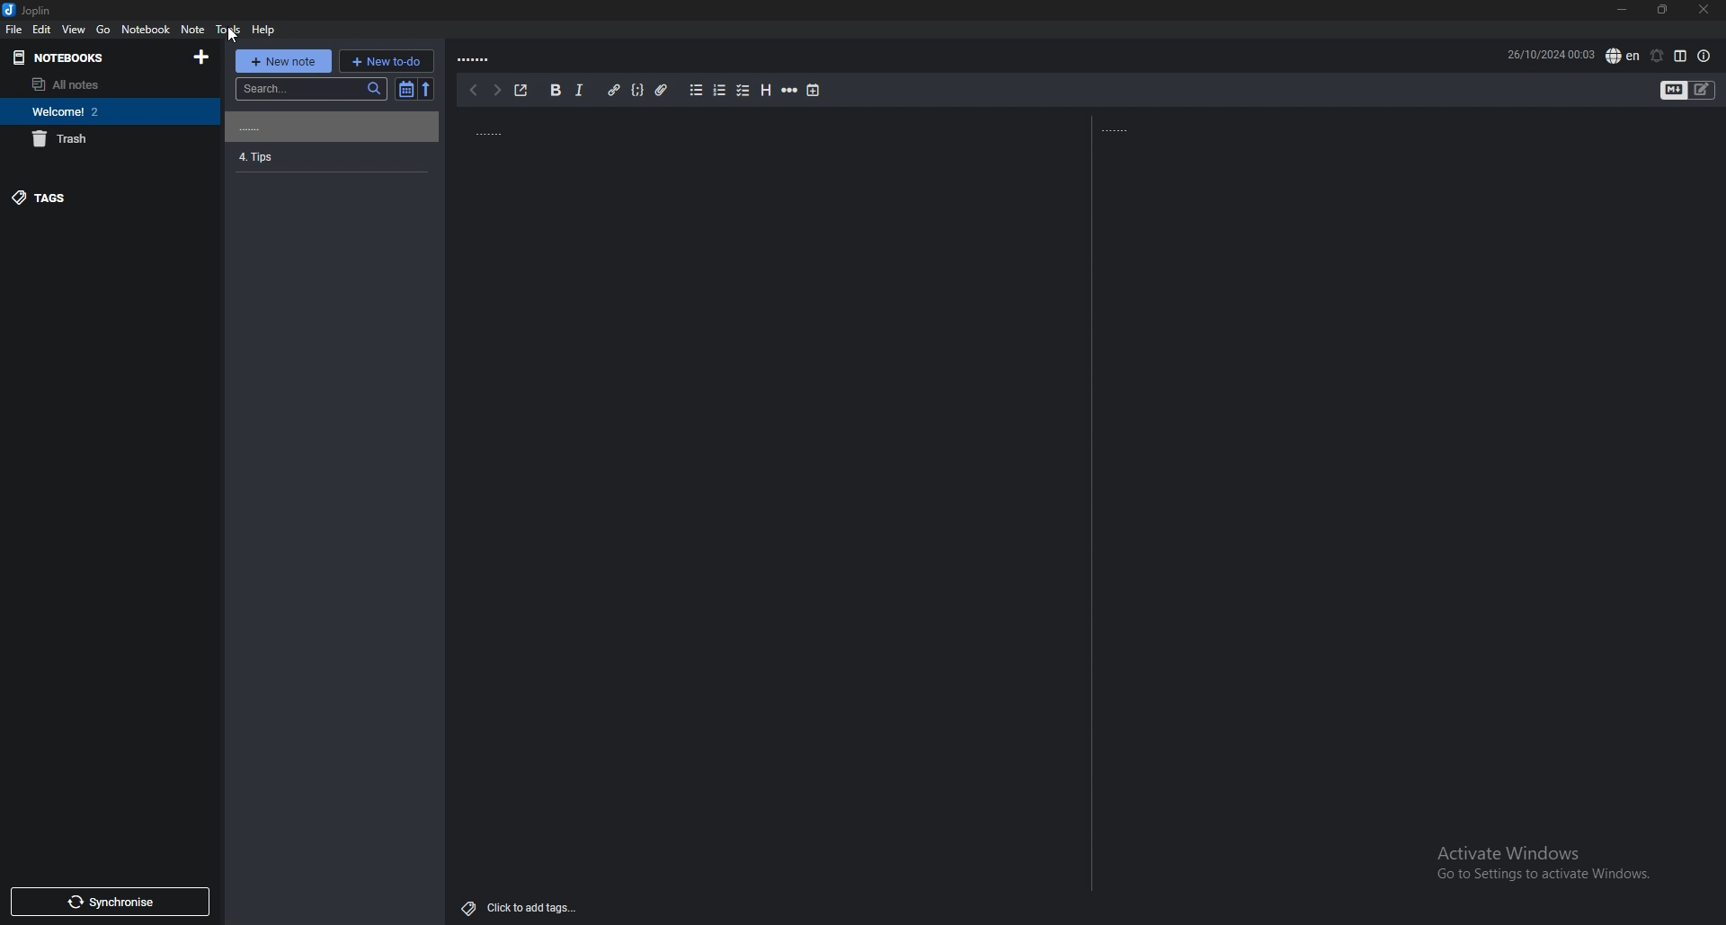  What do you see at coordinates (578, 91) in the screenshot?
I see `italic` at bounding box center [578, 91].